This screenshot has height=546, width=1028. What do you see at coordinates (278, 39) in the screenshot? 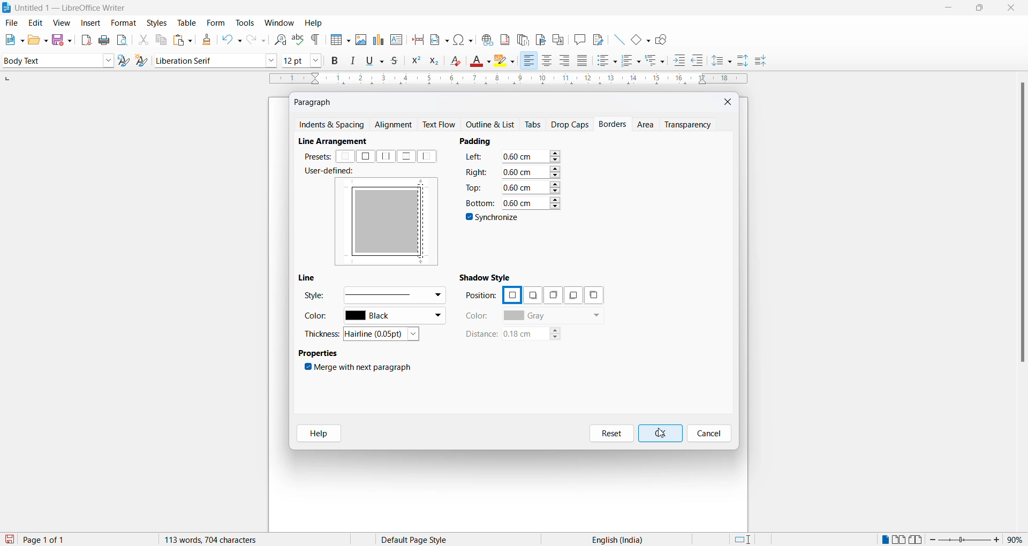
I see `find and replace` at bounding box center [278, 39].